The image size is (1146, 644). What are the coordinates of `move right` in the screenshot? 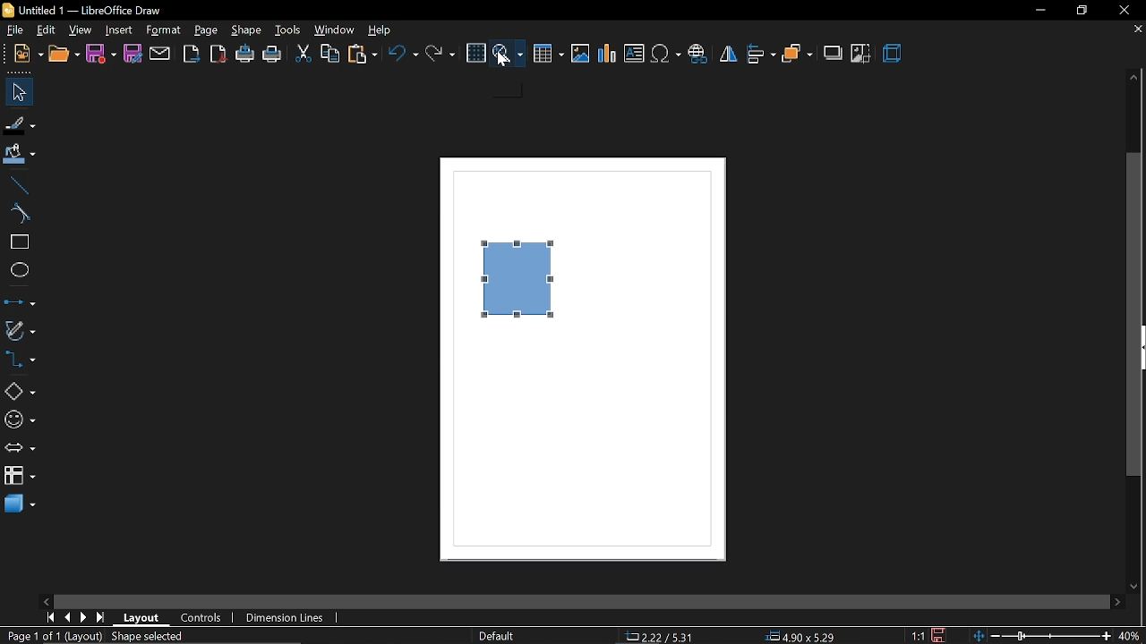 It's located at (1117, 604).